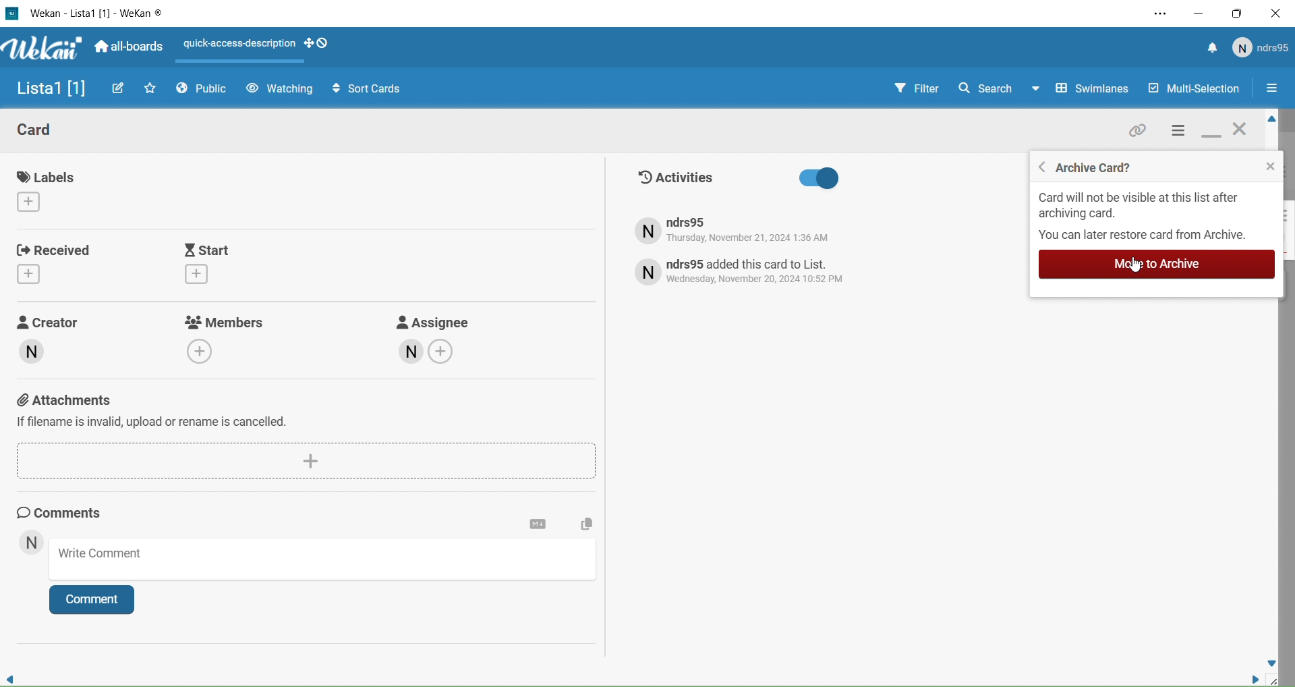 This screenshot has height=687, width=1295. What do you see at coordinates (151, 91) in the screenshot?
I see `Favourites` at bounding box center [151, 91].